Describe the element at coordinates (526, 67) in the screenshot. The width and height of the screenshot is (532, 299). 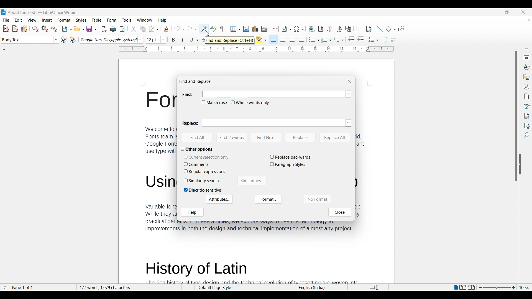
I see `Styles` at that location.